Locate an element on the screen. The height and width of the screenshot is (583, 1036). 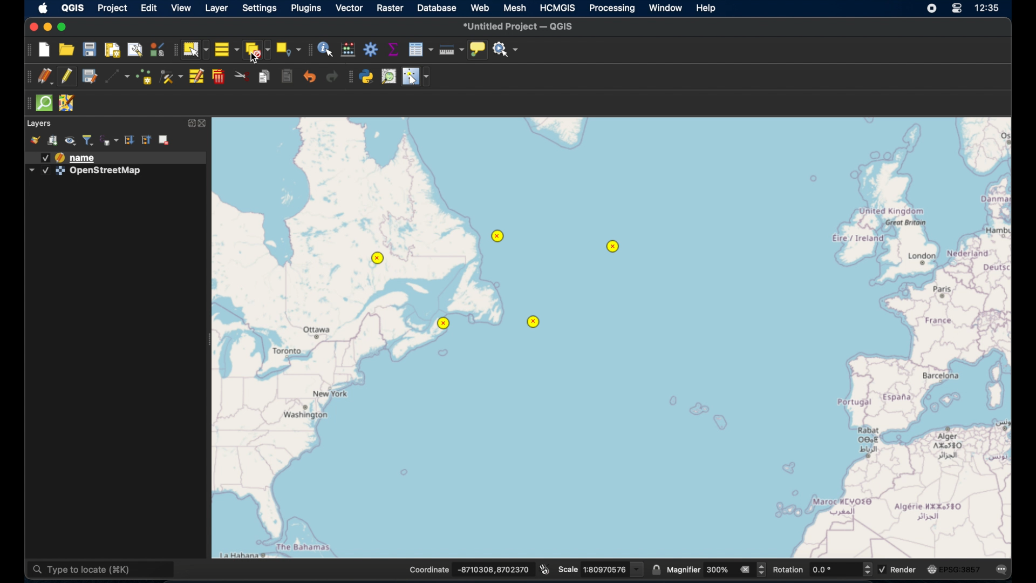
toggle editing is located at coordinates (68, 78).